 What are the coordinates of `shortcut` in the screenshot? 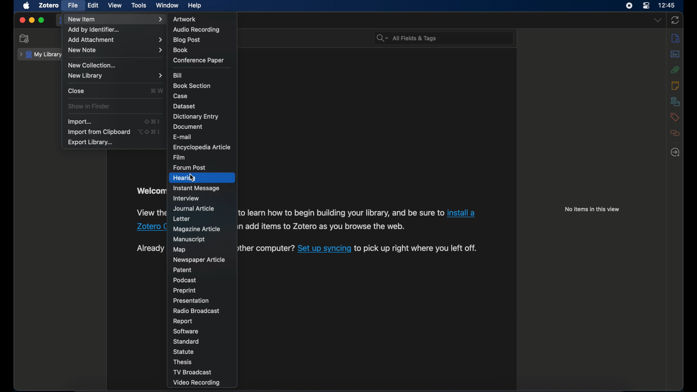 It's located at (156, 90).